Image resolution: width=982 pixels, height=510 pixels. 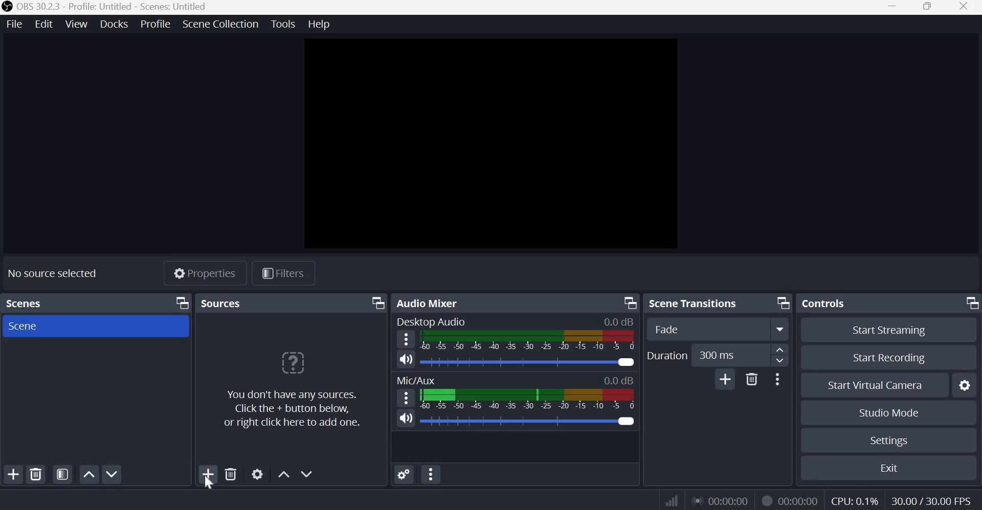 I want to click on Move scene up, so click(x=111, y=474).